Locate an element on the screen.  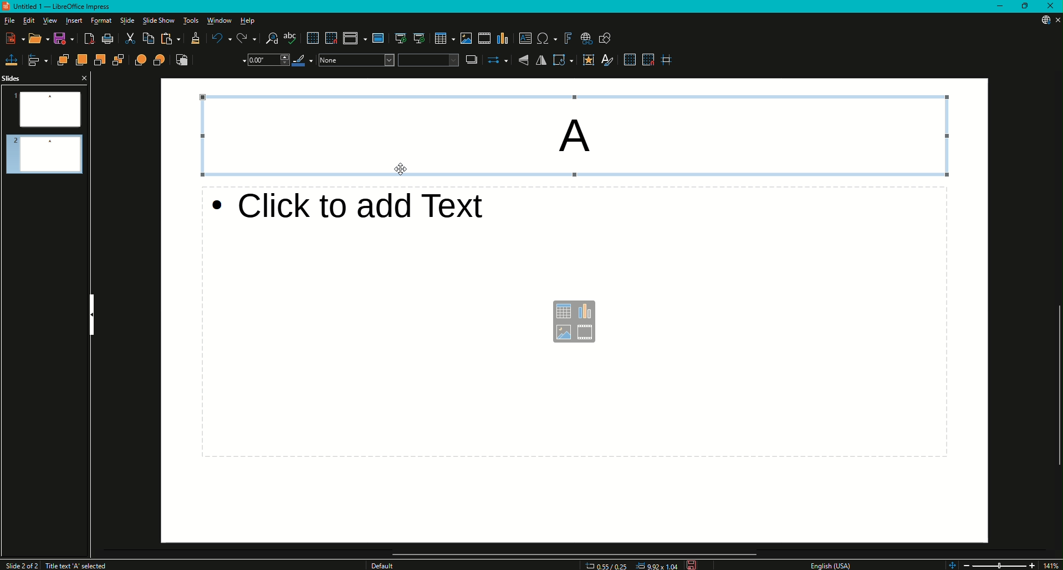
Start from first slide is located at coordinates (398, 37).